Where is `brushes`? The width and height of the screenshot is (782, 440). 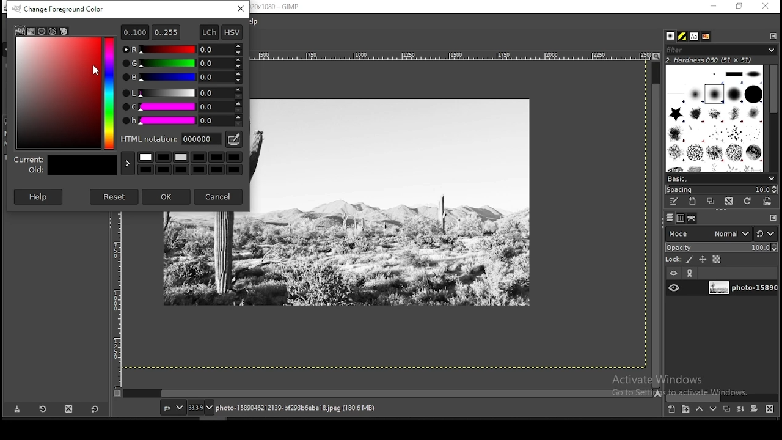 brushes is located at coordinates (715, 118).